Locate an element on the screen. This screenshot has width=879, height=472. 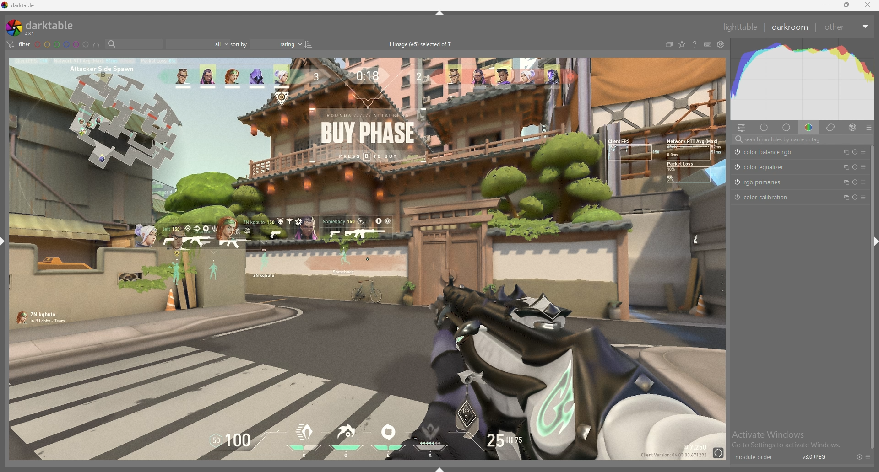
keyboard shortcut is located at coordinates (707, 45).